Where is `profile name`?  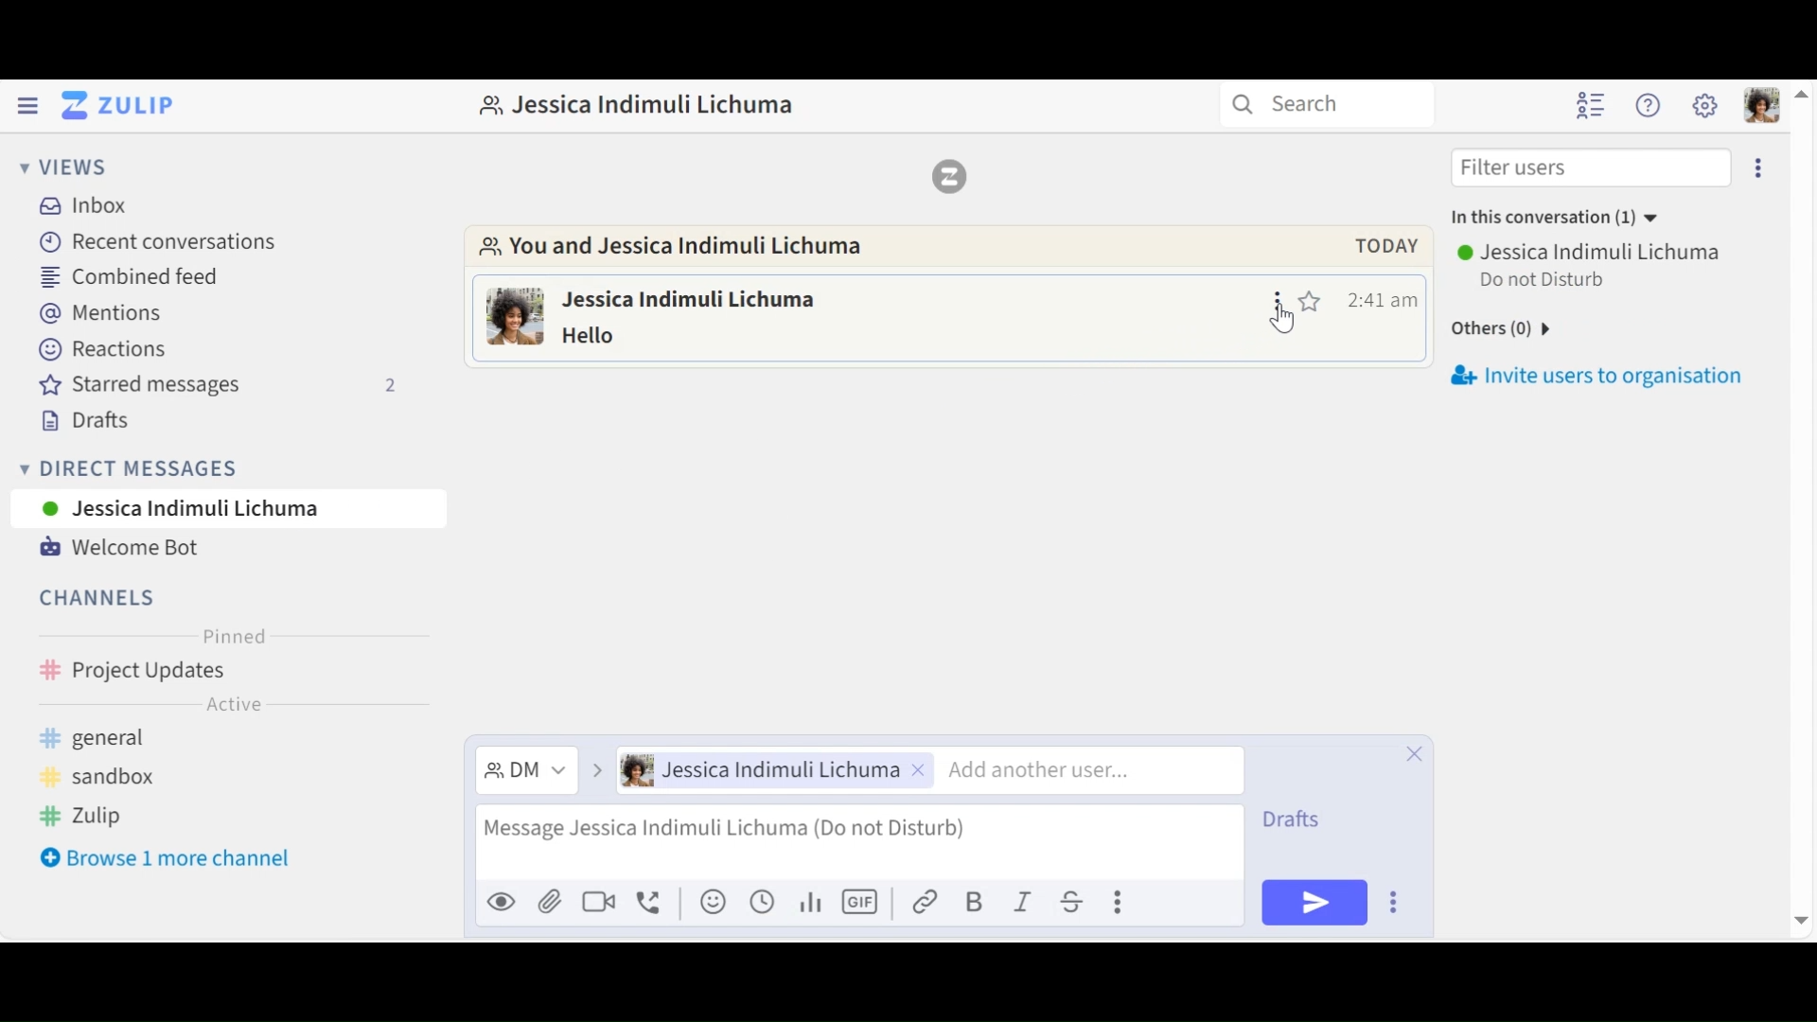 profile name is located at coordinates (636, 103).